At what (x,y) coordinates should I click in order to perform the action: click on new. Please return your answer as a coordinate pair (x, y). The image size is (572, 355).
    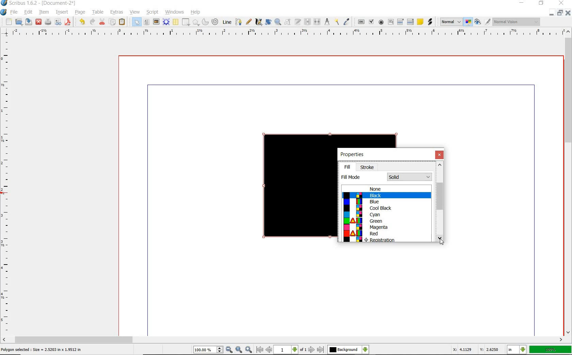
    Looking at the image, I should click on (9, 22).